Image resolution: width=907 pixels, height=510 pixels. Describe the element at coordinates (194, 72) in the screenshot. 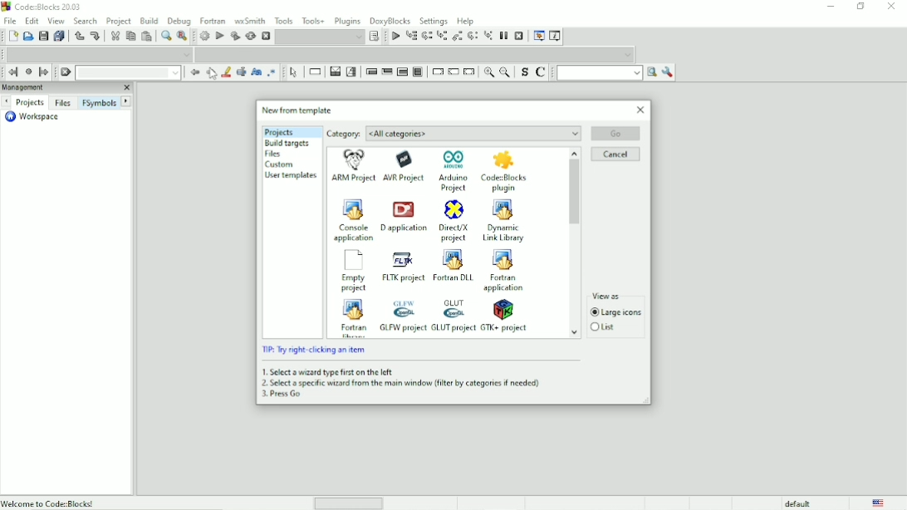

I see `Prev` at that location.